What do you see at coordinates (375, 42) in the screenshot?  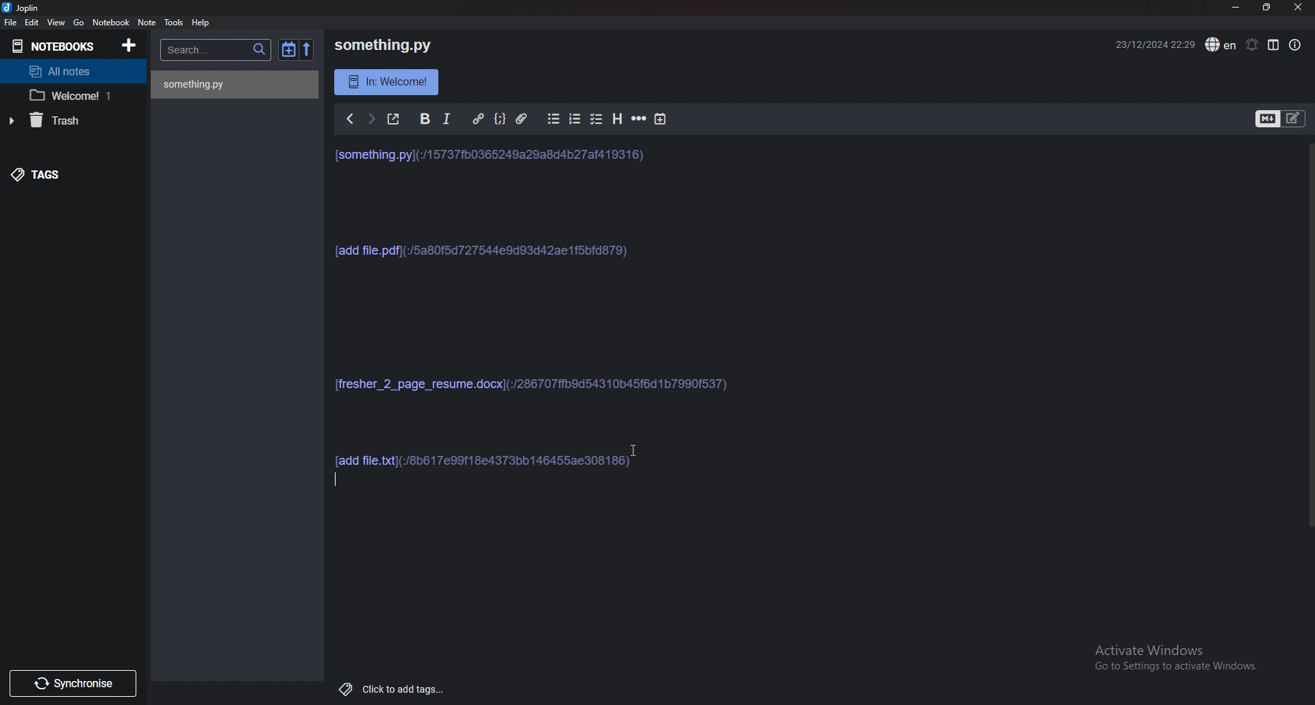 I see `something.py` at bounding box center [375, 42].